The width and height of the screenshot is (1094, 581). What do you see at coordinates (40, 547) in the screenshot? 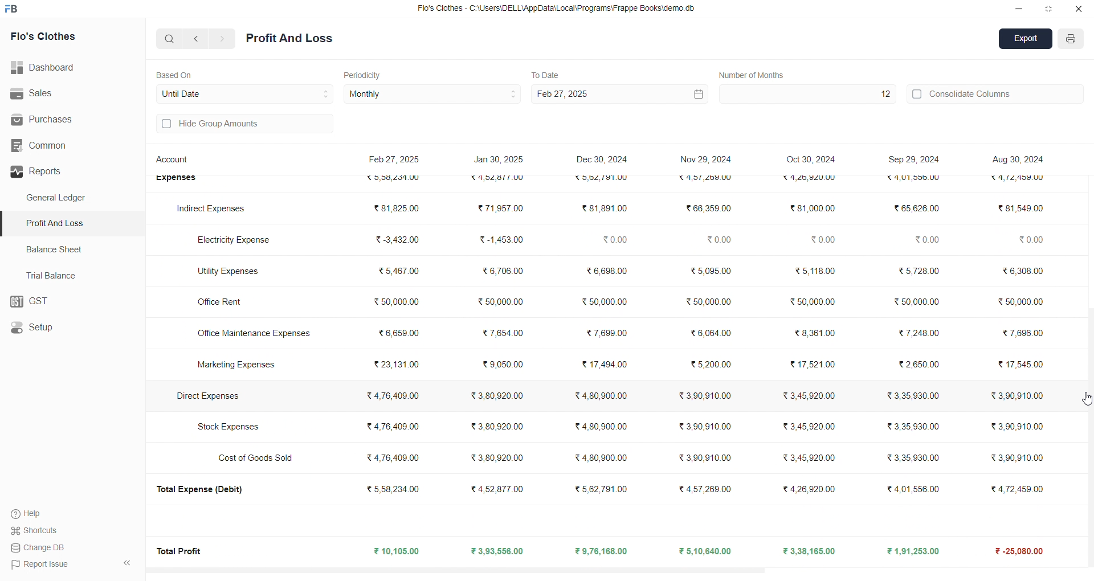
I see `Change DB` at bounding box center [40, 547].